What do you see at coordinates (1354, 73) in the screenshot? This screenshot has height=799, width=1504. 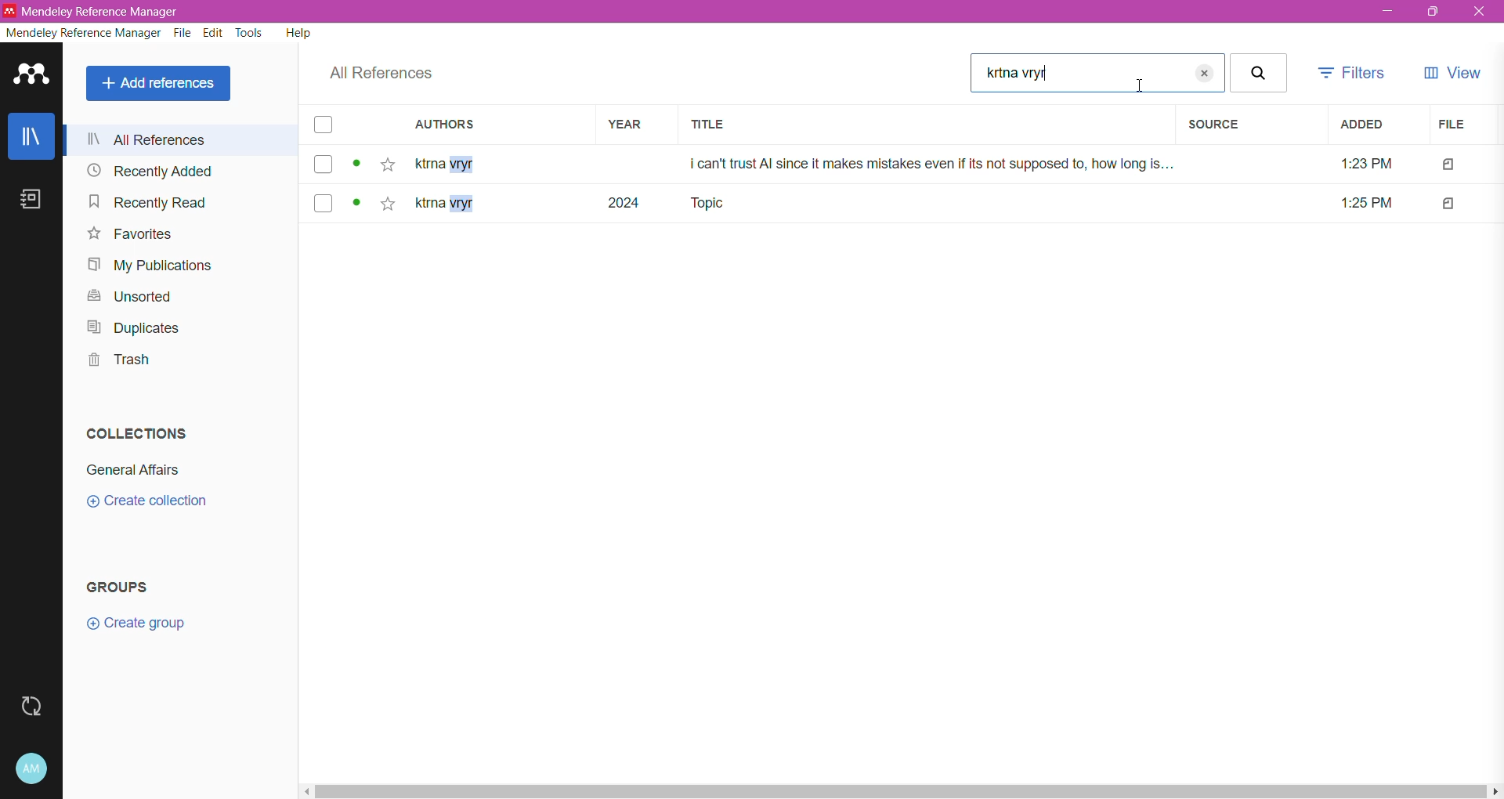 I see `Filters` at bounding box center [1354, 73].